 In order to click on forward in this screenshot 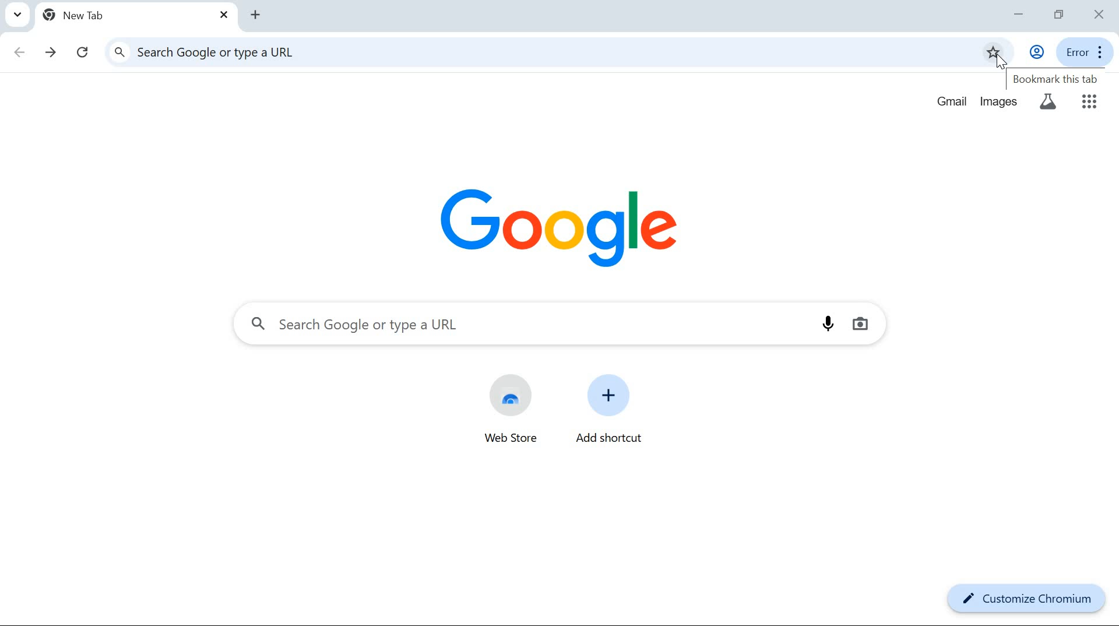, I will do `click(52, 51)`.